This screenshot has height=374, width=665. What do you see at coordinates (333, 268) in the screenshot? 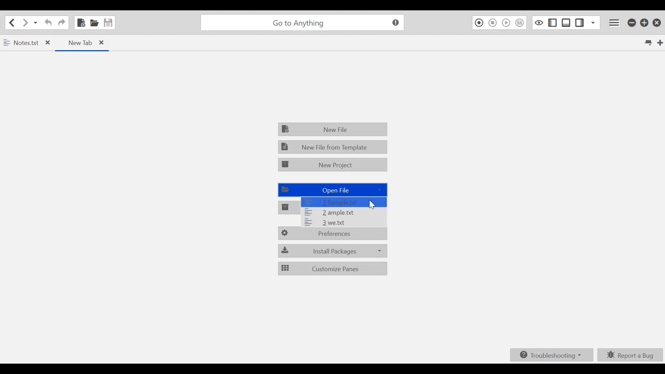
I see `Customize Panes` at bounding box center [333, 268].